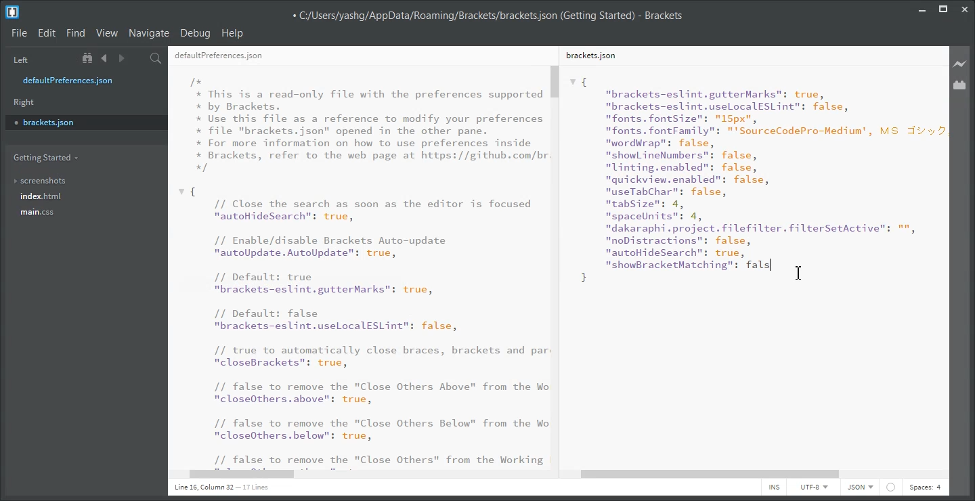 The height and width of the screenshot is (501, 975). What do you see at coordinates (24, 102) in the screenshot?
I see `Right` at bounding box center [24, 102].